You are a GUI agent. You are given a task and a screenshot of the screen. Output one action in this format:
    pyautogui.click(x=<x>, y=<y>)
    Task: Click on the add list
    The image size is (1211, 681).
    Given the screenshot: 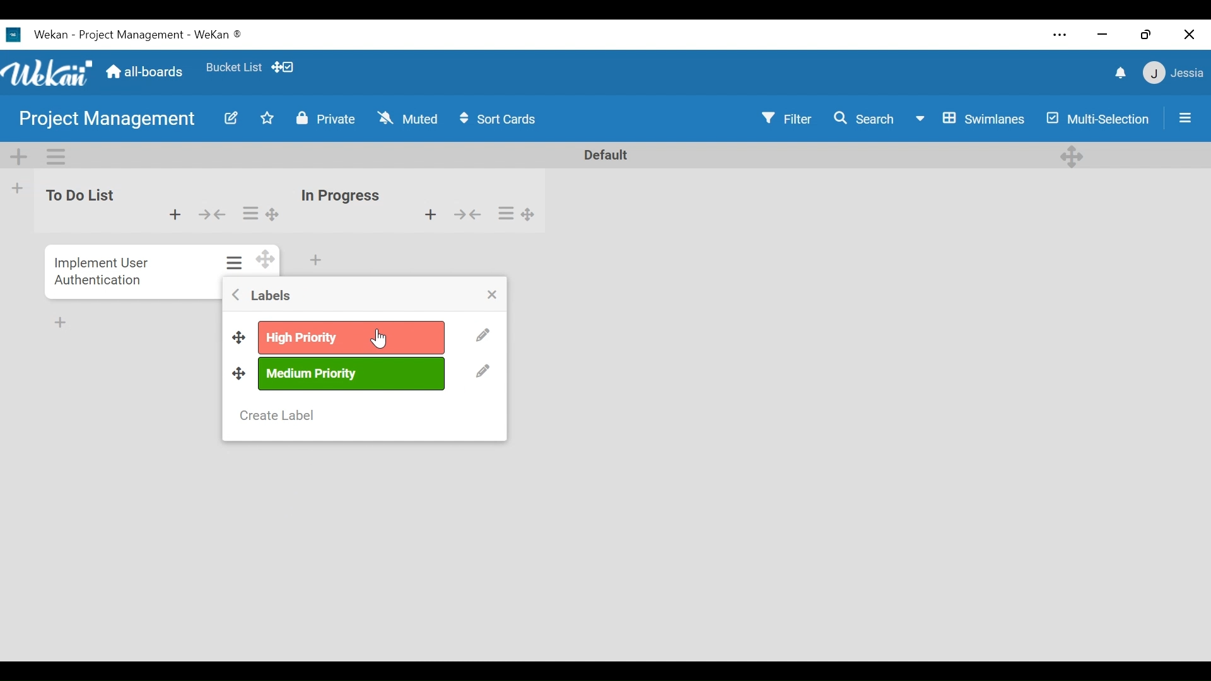 What is the action you would take?
    pyautogui.click(x=18, y=190)
    